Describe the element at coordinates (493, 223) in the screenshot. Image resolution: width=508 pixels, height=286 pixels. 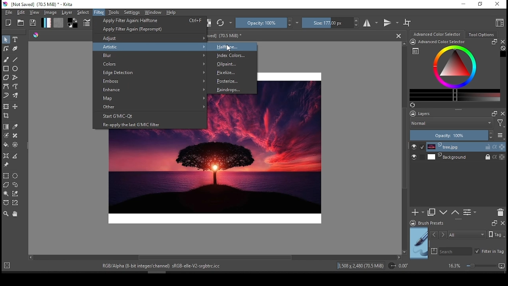
I see `Frame` at that location.